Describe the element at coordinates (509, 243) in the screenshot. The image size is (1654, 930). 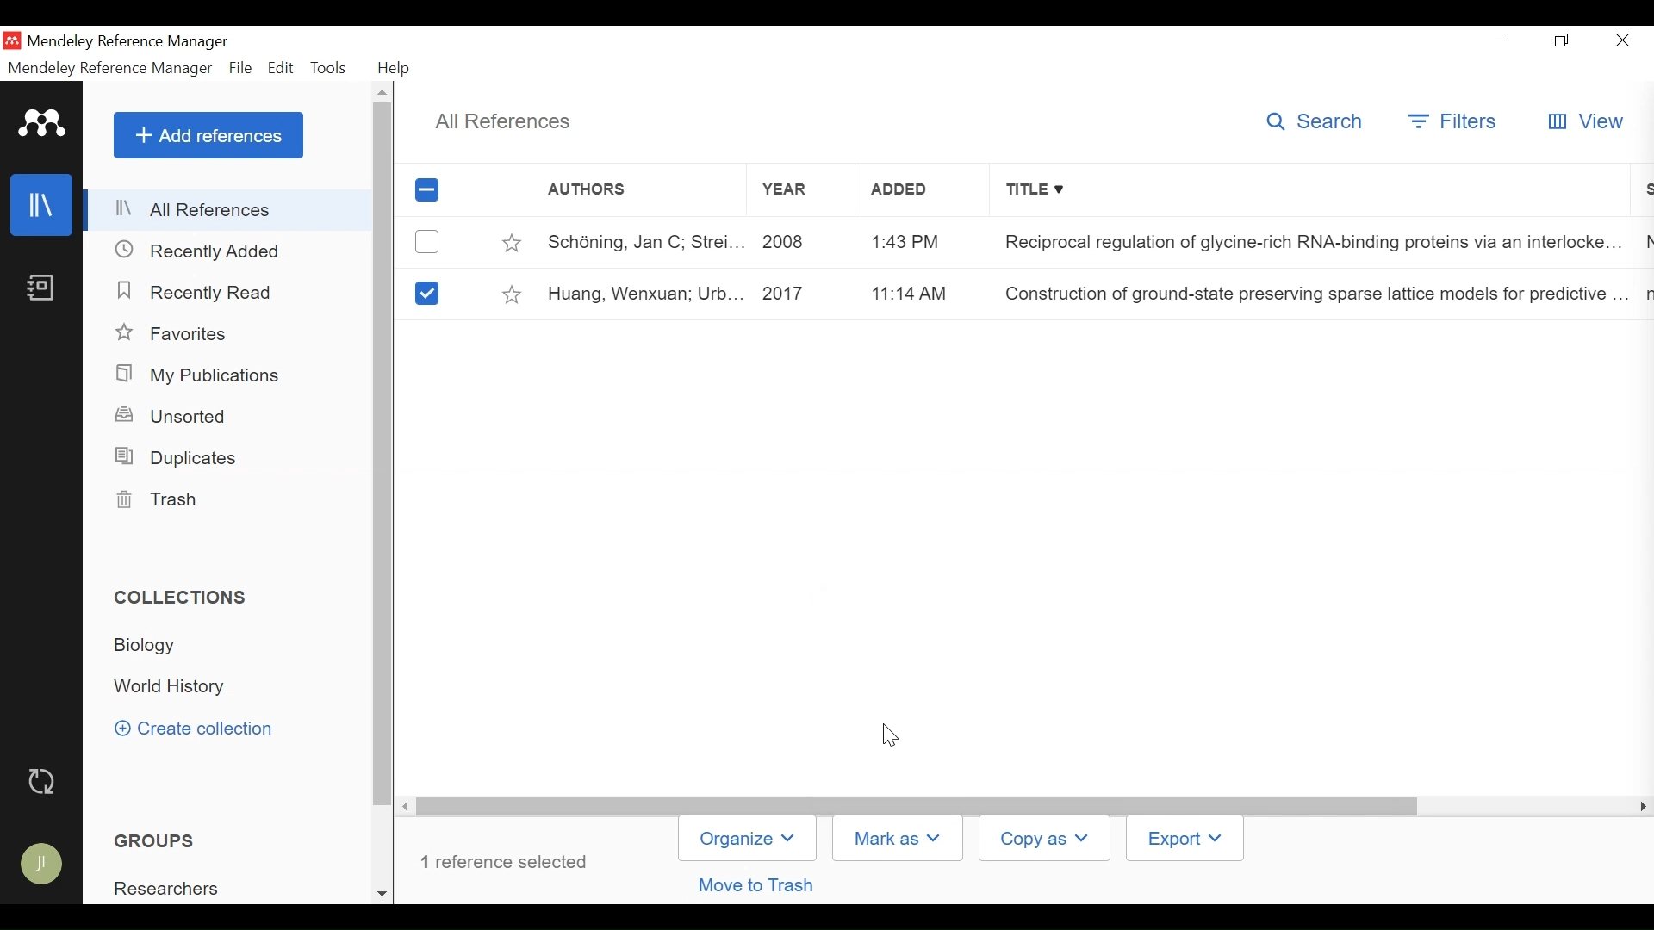
I see `Toggle Favorites` at that location.